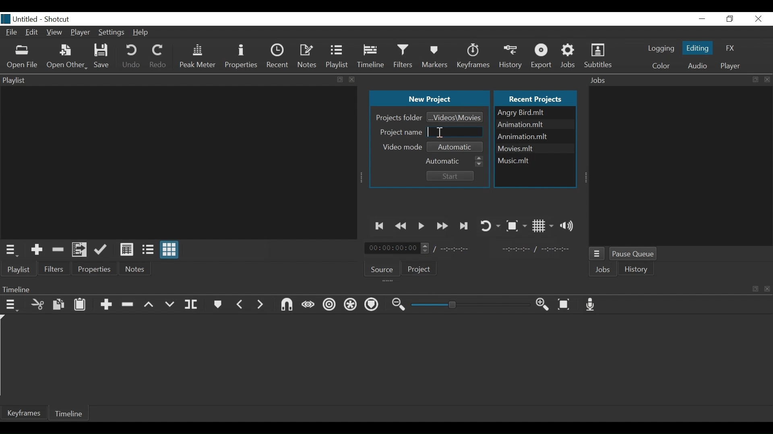 This screenshot has height=434, width=773. What do you see at coordinates (464, 226) in the screenshot?
I see `Skip to the next point` at bounding box center [464, 226].